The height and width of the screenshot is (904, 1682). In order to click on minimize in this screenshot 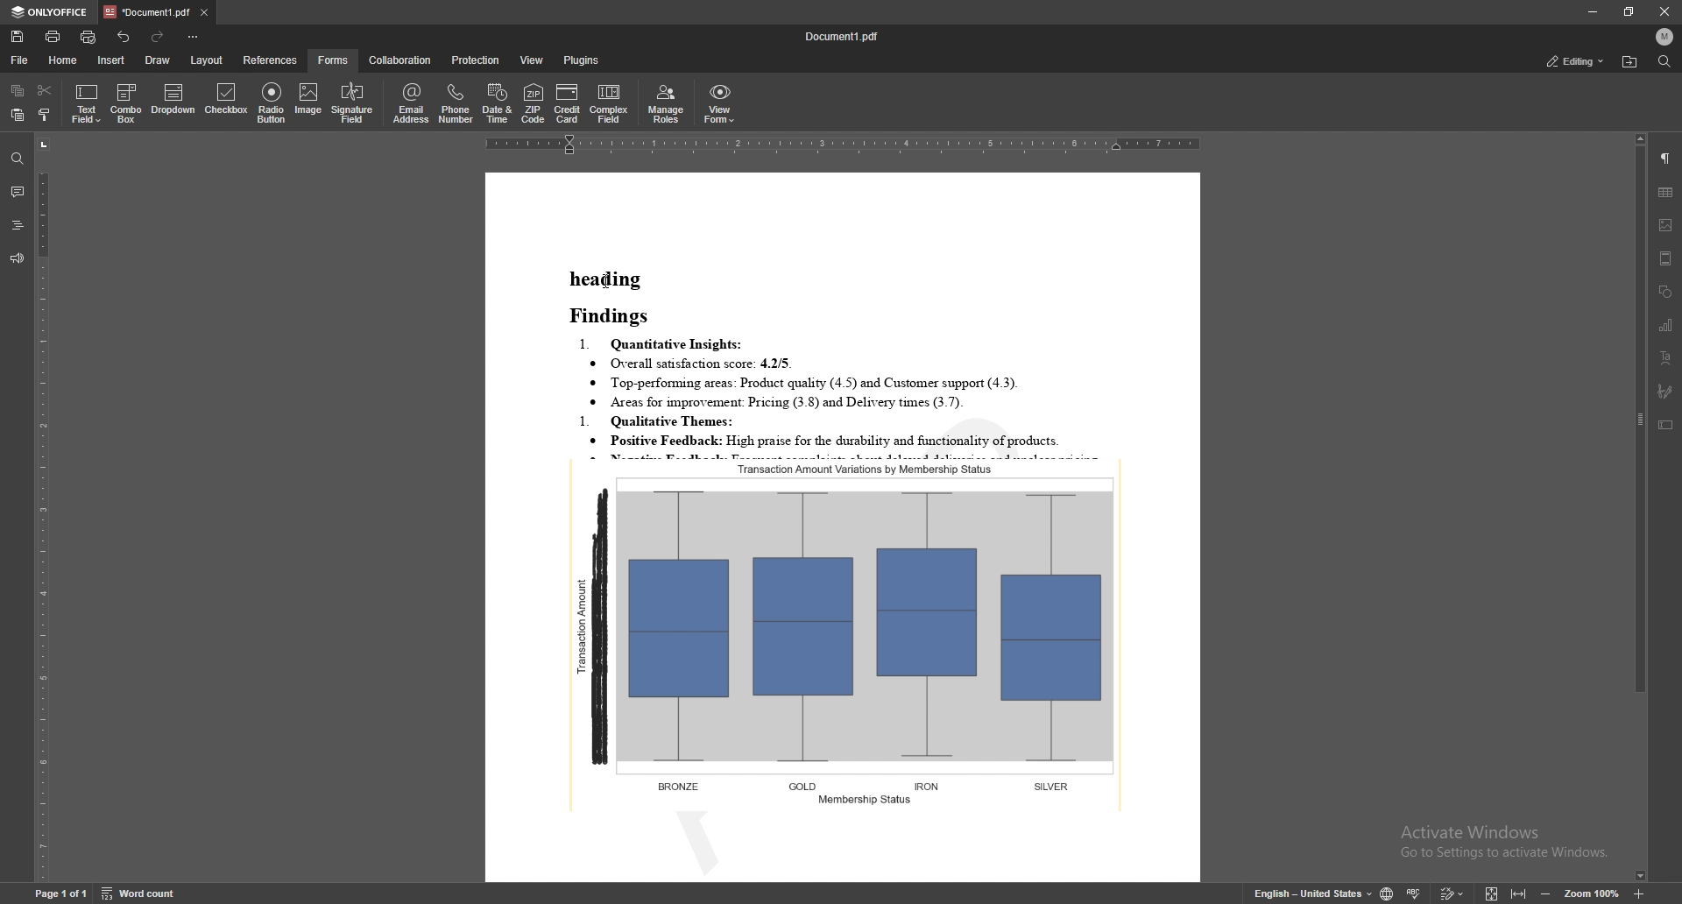, I will do `click(1591, 11)`.